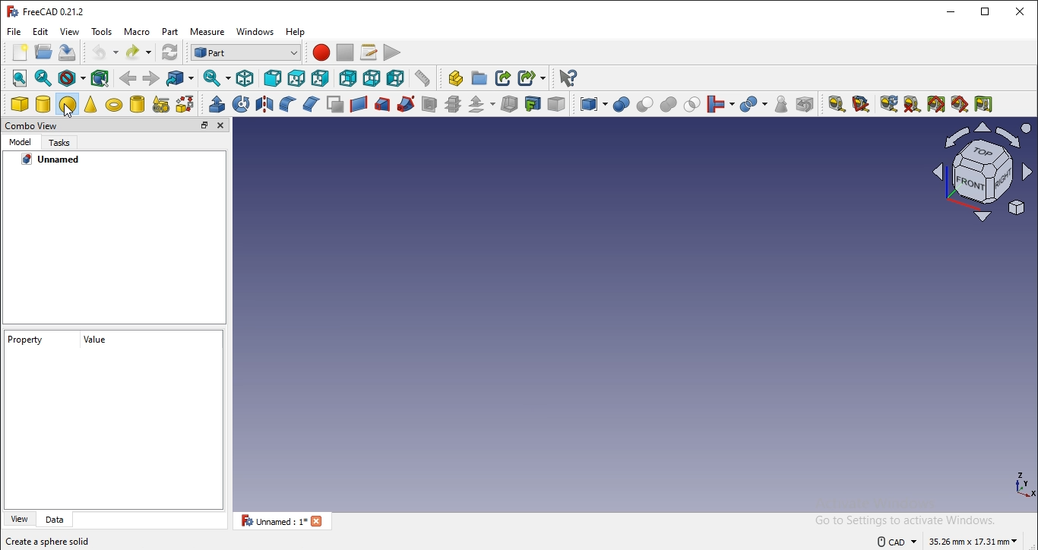  Describe the element at coordinates (213, 77) in the screenshot. I see `sync view` at that location.